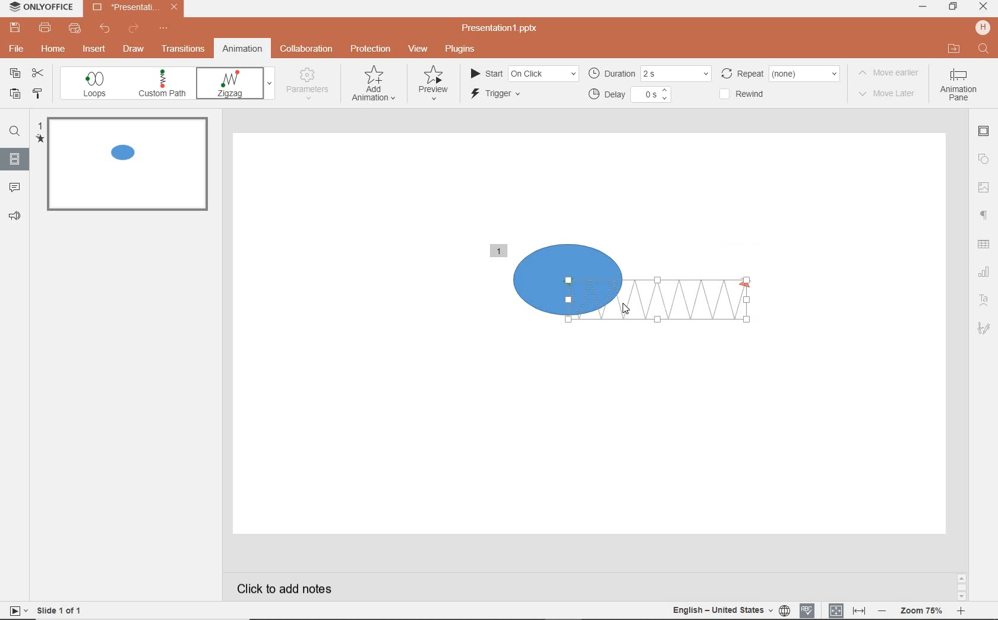 Image resolution: width=998 pixels, height=620 pixels. What do you see at coordinates (983, 7) in the screenshot?
I see `CLOSE` at bounding box center [983, 7].